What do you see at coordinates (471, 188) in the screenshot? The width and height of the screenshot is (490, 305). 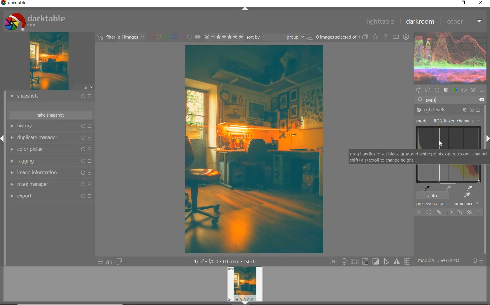 I see `pick white point with image` at bounding box center [471, 188].